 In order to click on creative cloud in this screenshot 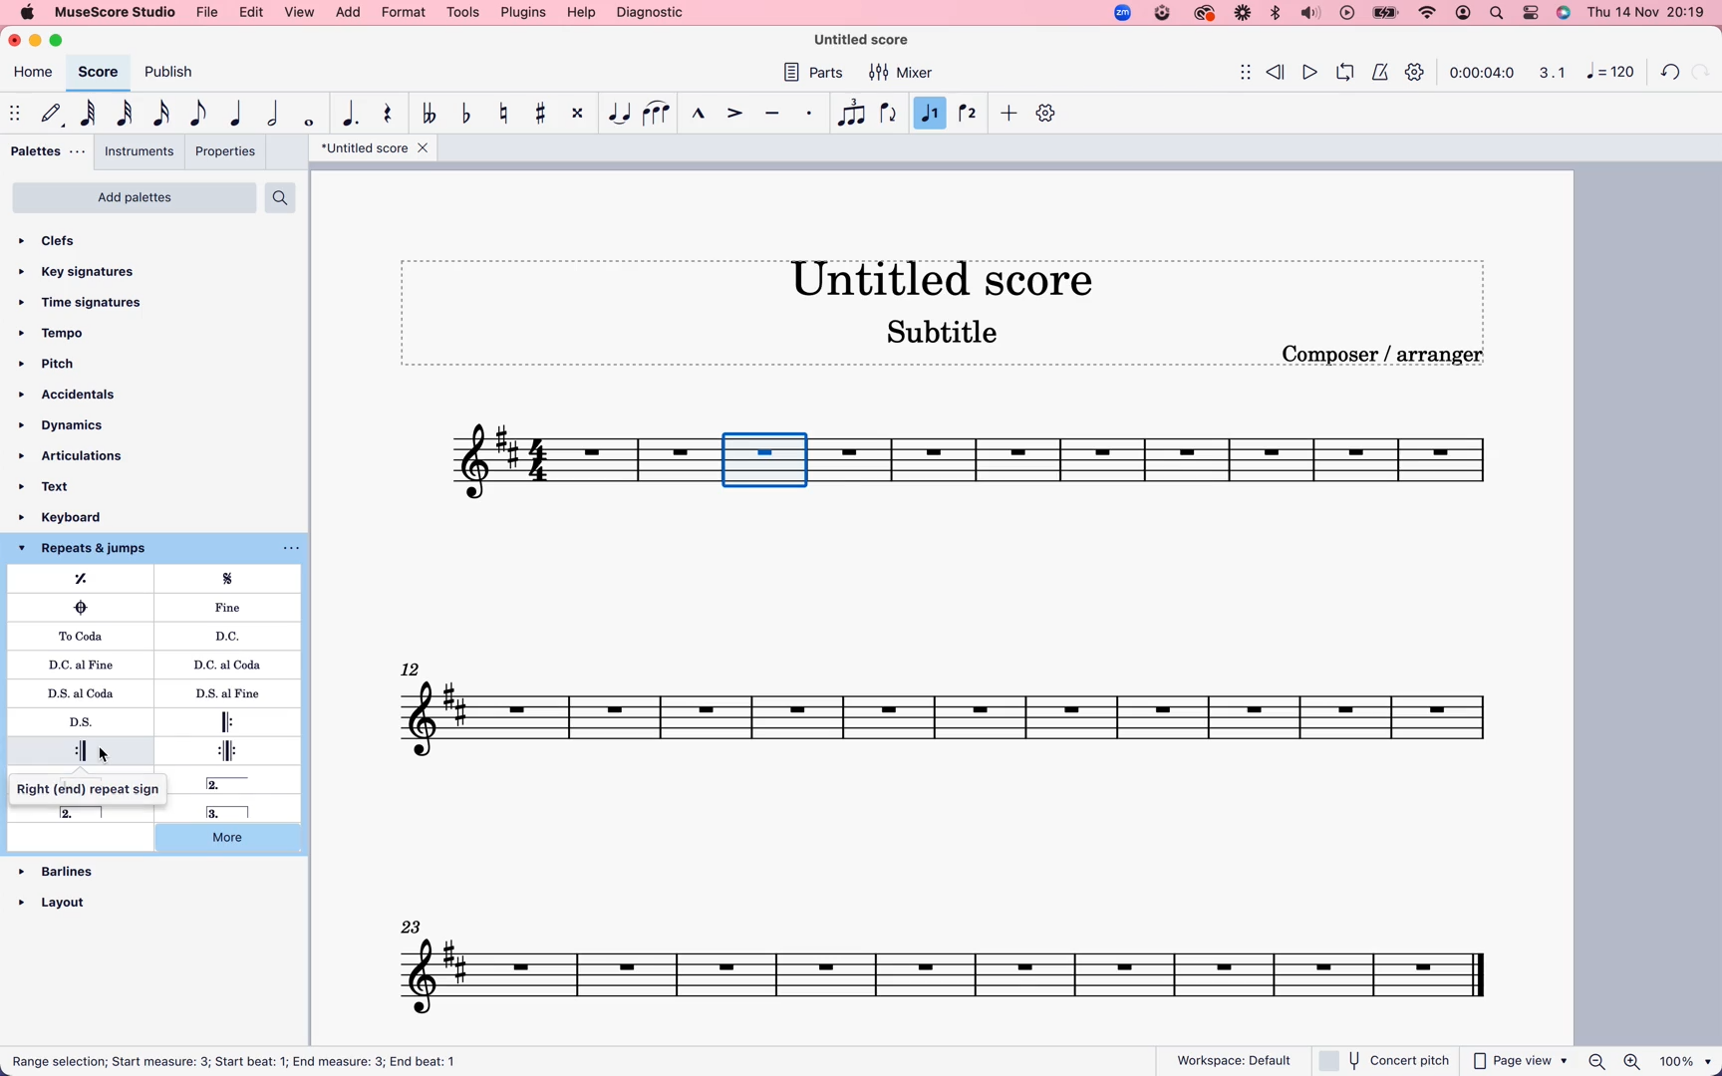, I will do `click(1205, 15)`.